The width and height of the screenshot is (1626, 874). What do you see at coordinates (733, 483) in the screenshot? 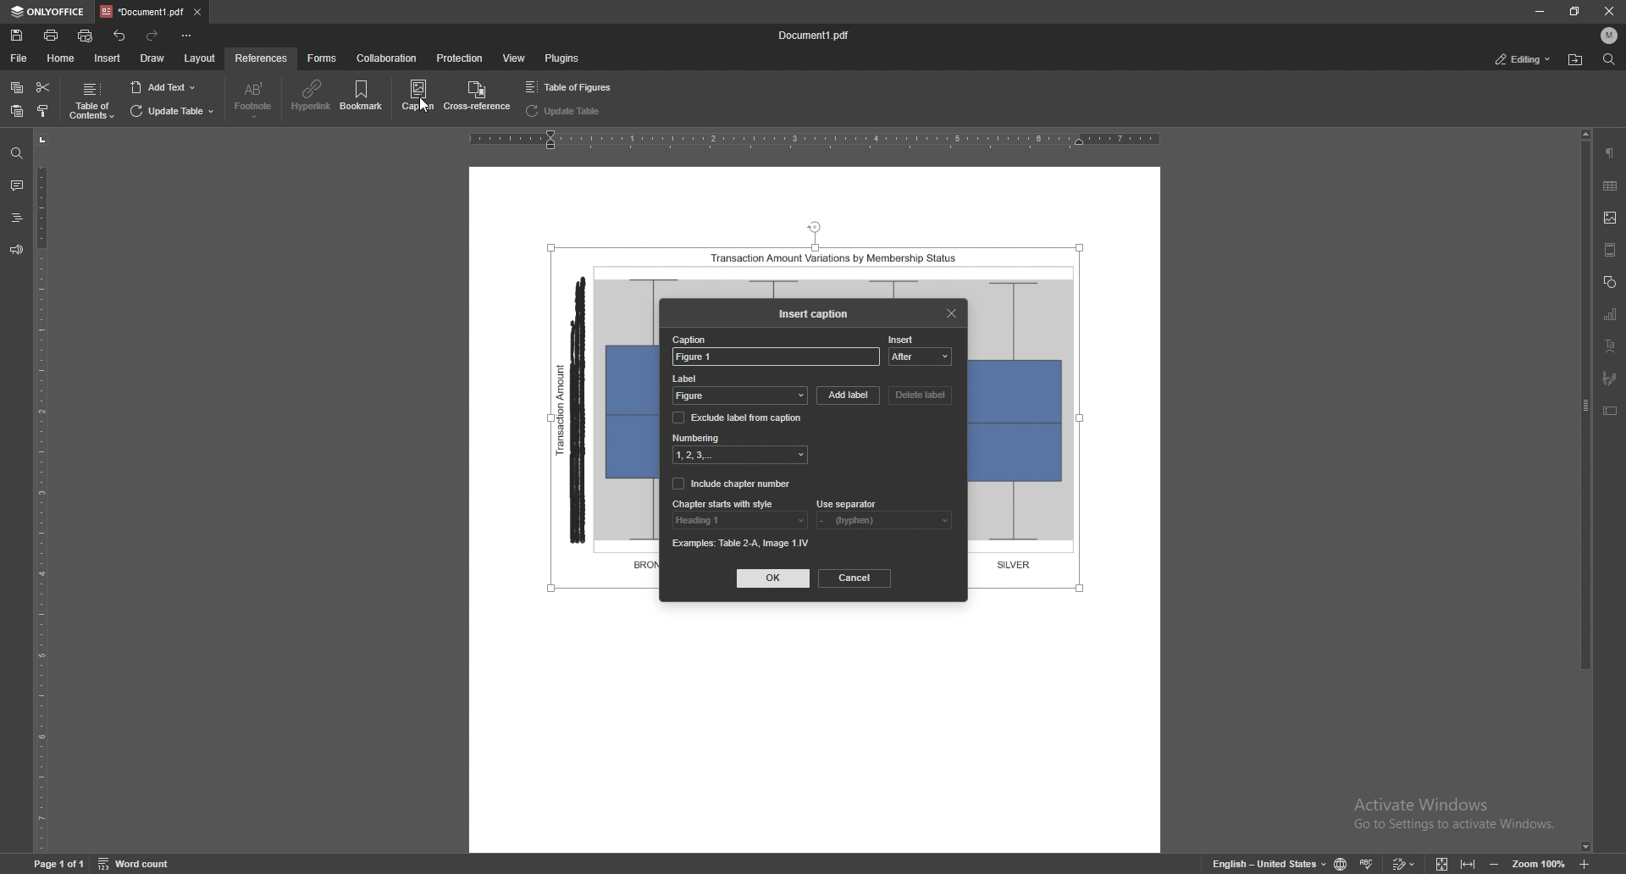
I see `include chapter number` at bounding box center [733, 483].